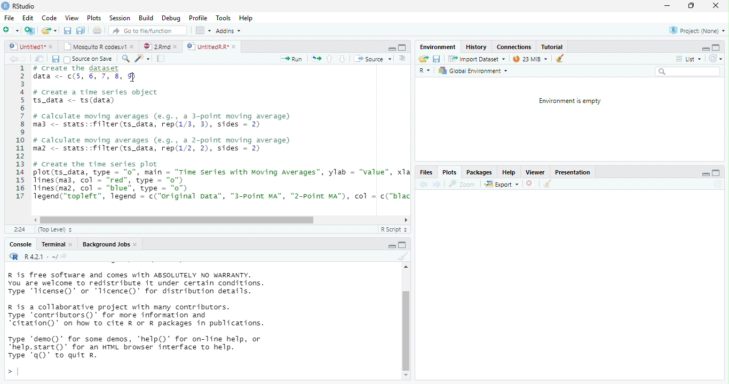 This screenshot has height=384, width=729. I want to click on Files, so click(425, 173).